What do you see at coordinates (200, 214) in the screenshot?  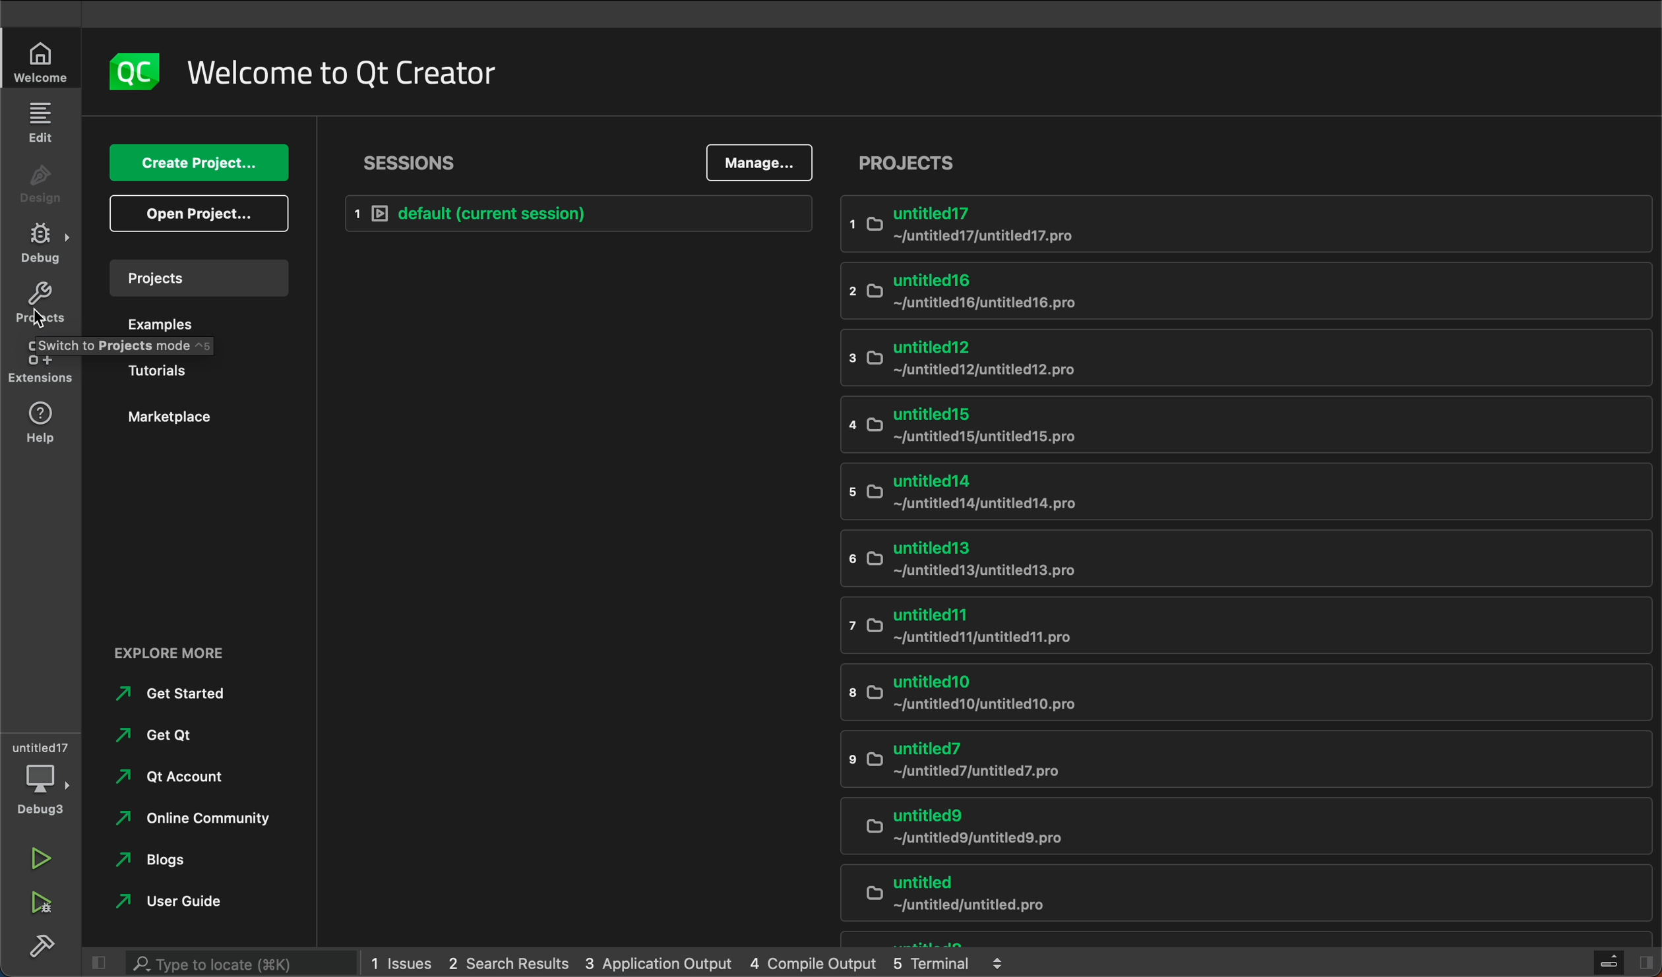 I see `open` at bounding box center [200, 214].